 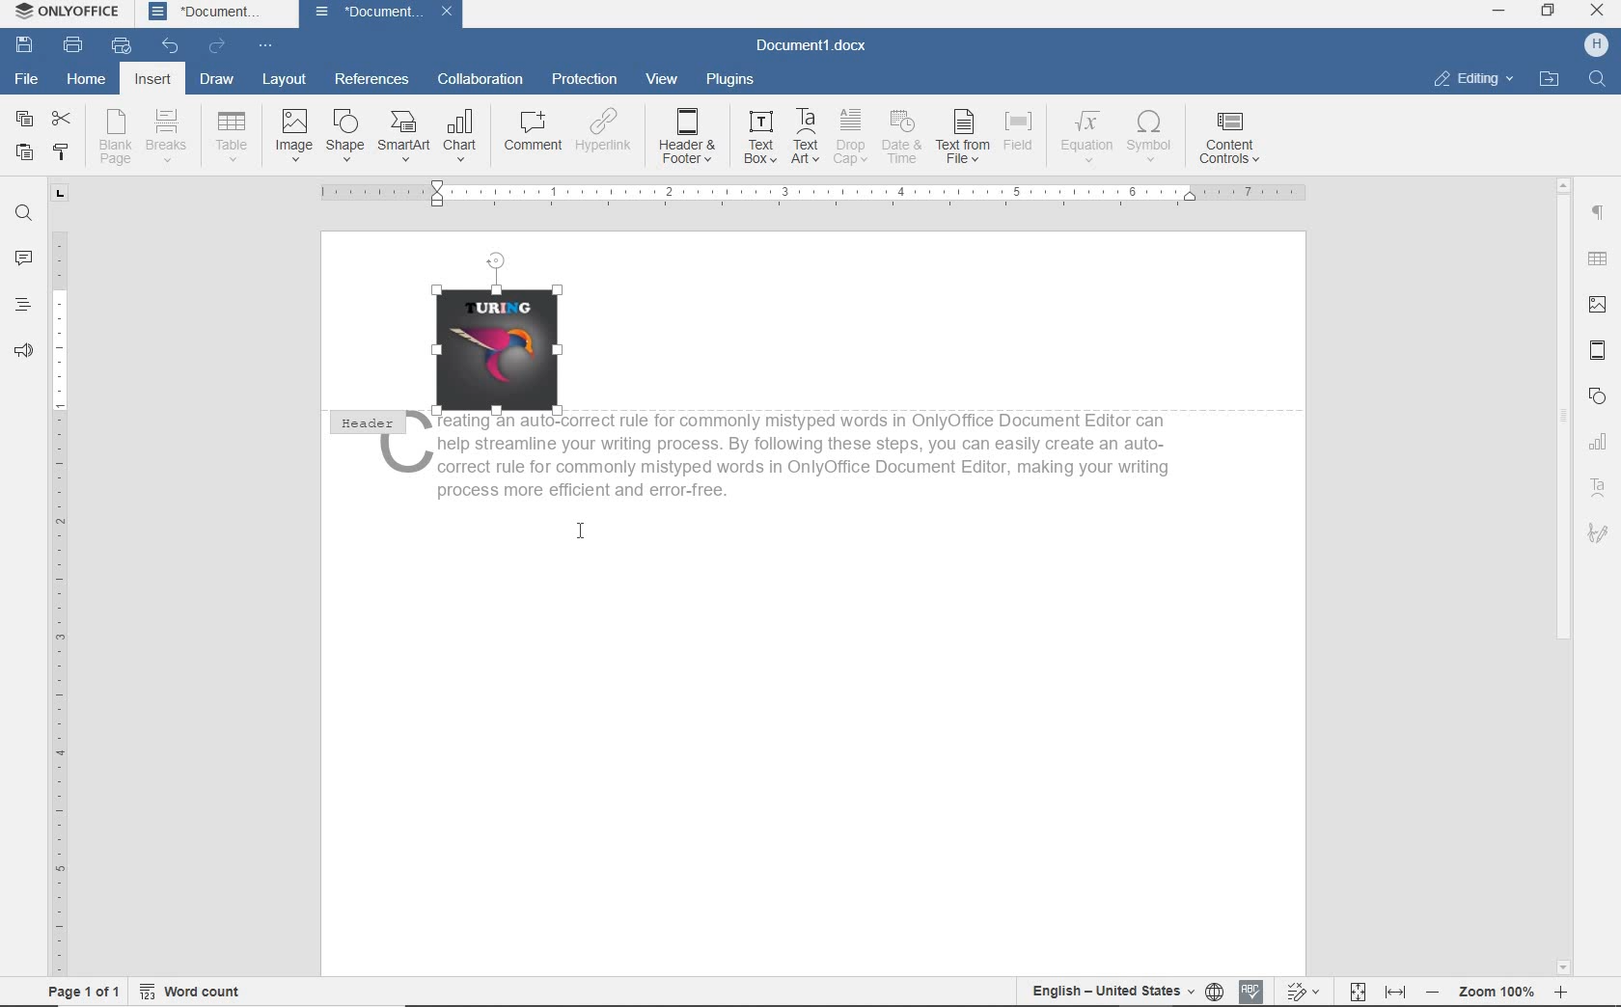 I want to click on English — United States + ({[), so click(x=1114, y=992).